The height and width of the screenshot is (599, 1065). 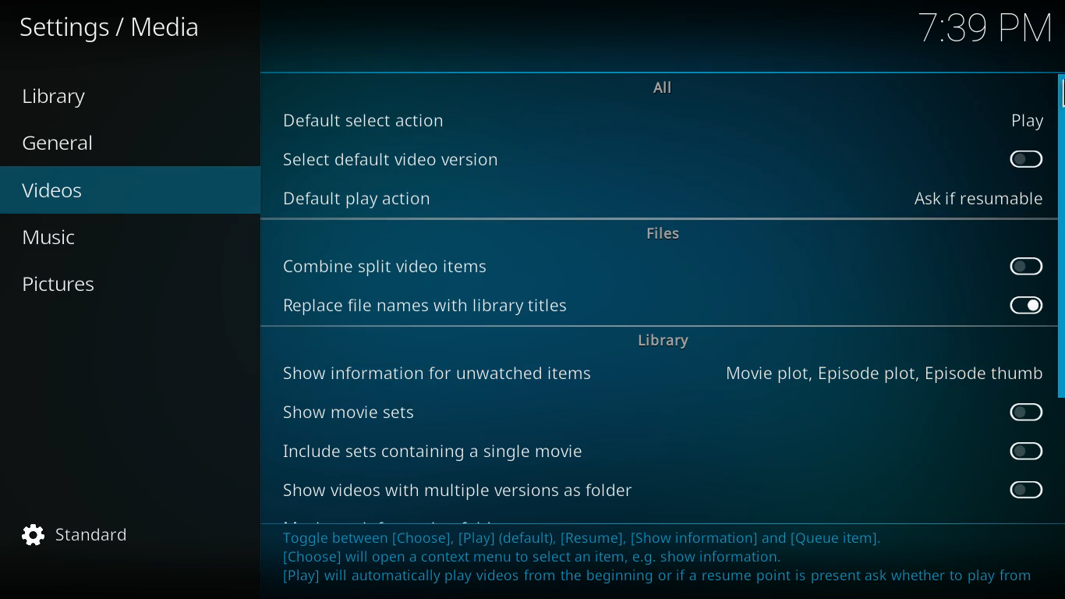 I want to click on scroll bar, so click(x=1060, y=236).